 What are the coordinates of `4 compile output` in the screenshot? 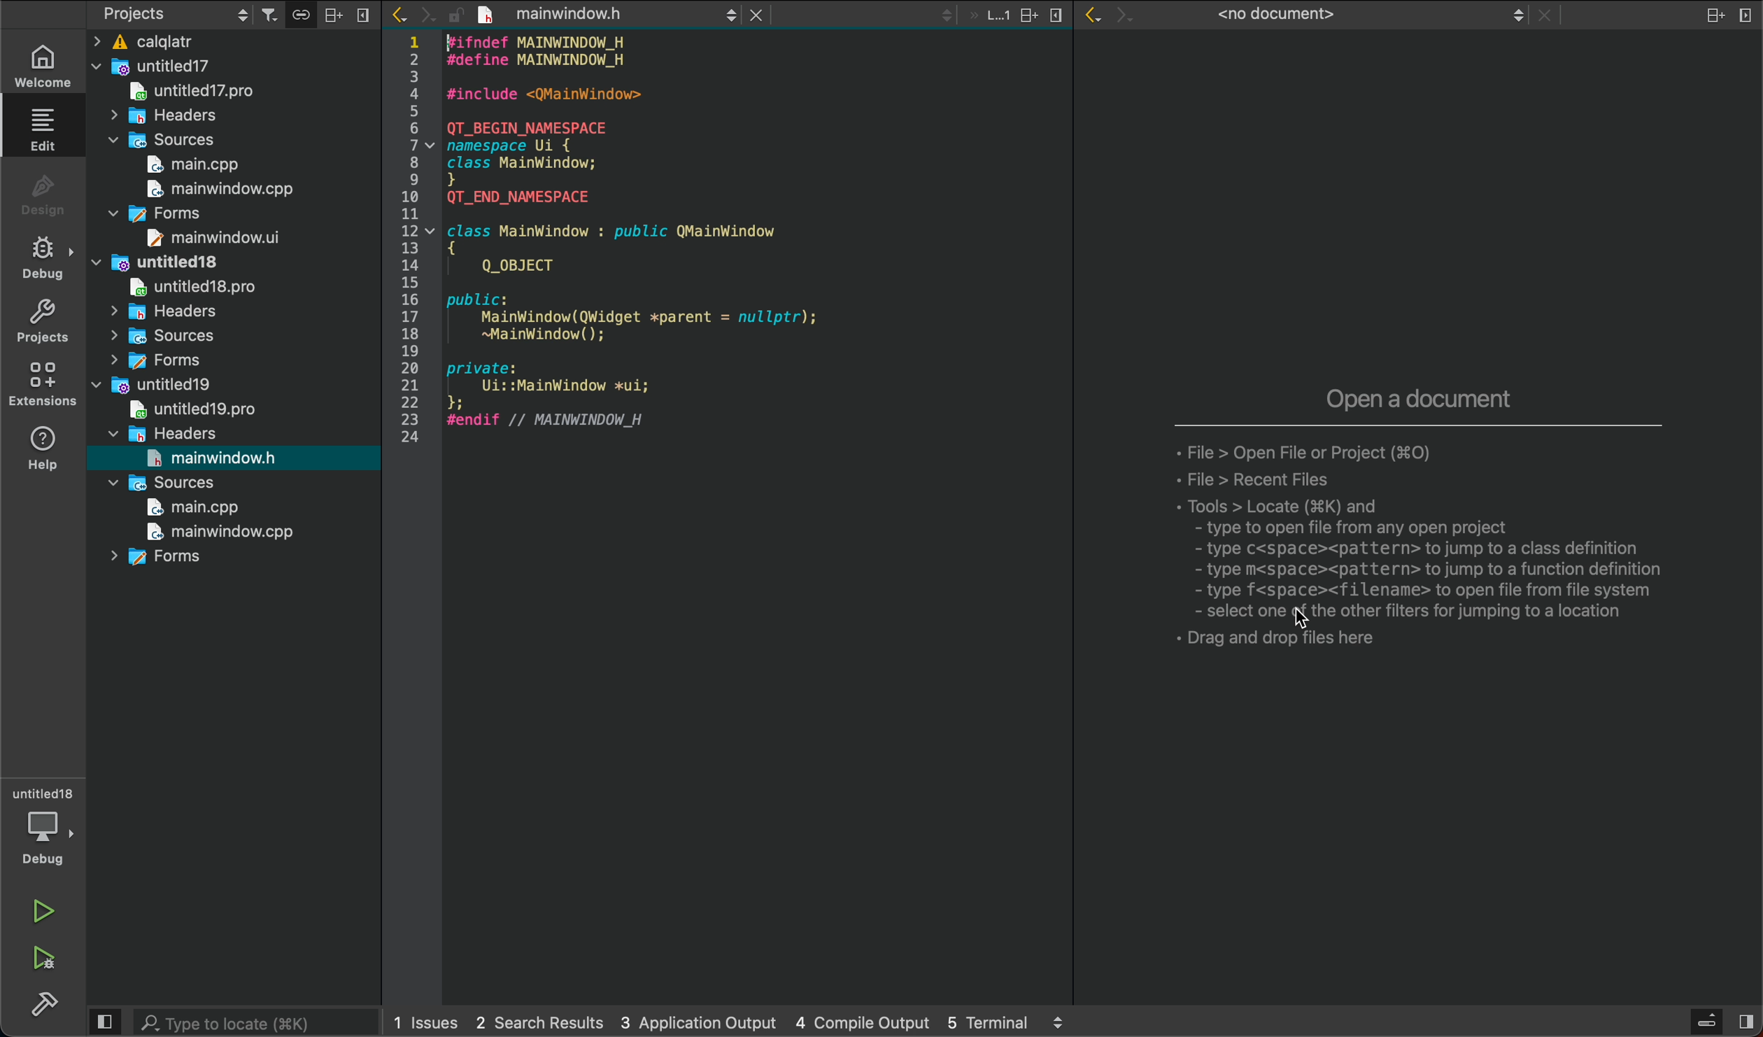 It's located at (858, 1021).